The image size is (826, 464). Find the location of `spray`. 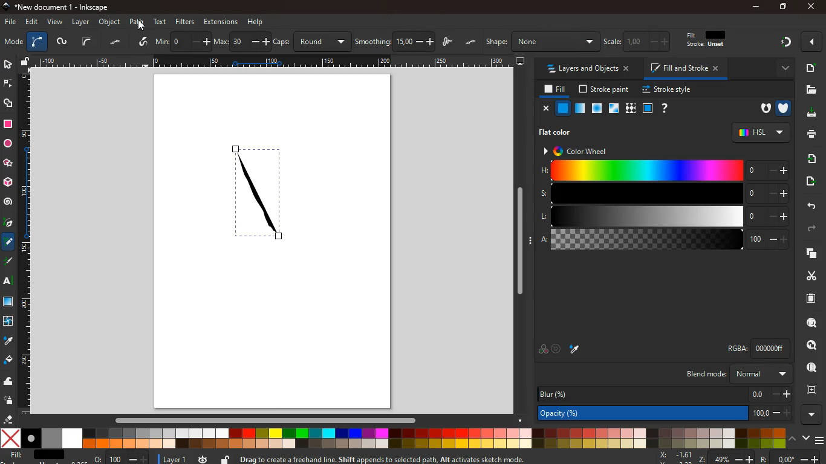

spray is located at coordinates (9, 401).